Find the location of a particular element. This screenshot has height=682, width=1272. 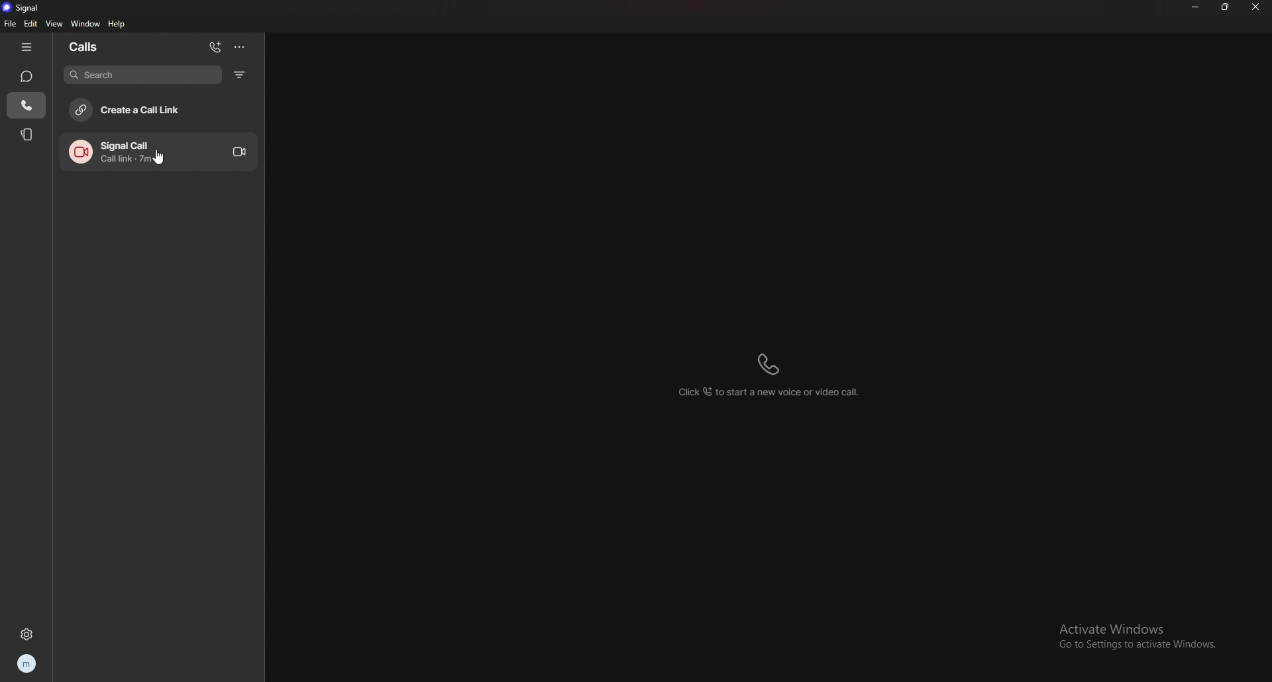

add call is located at coordinates (215, 46).